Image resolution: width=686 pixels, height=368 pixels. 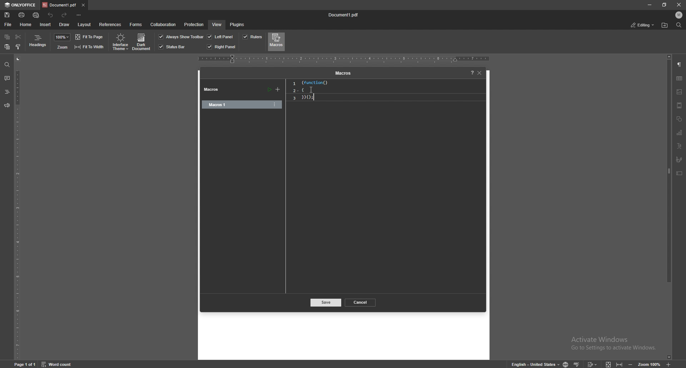 I want to click on profile, so click(x=679, y=15).